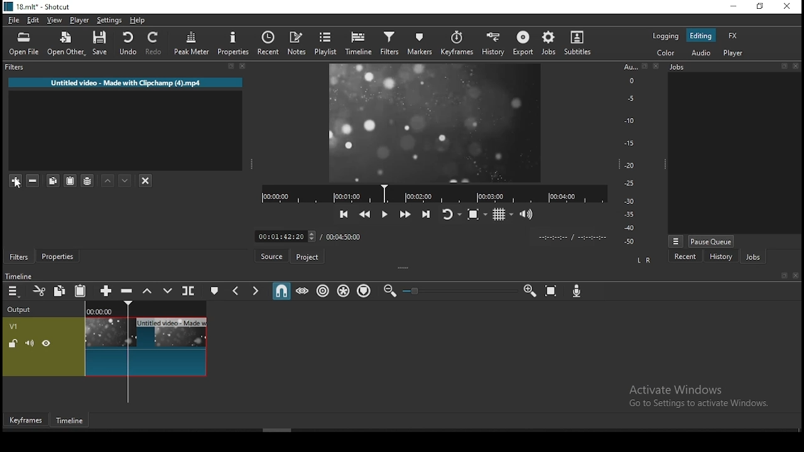 The width and height of the screenshot is (804, 452). I want to click on peak meter, so click(192, 43).